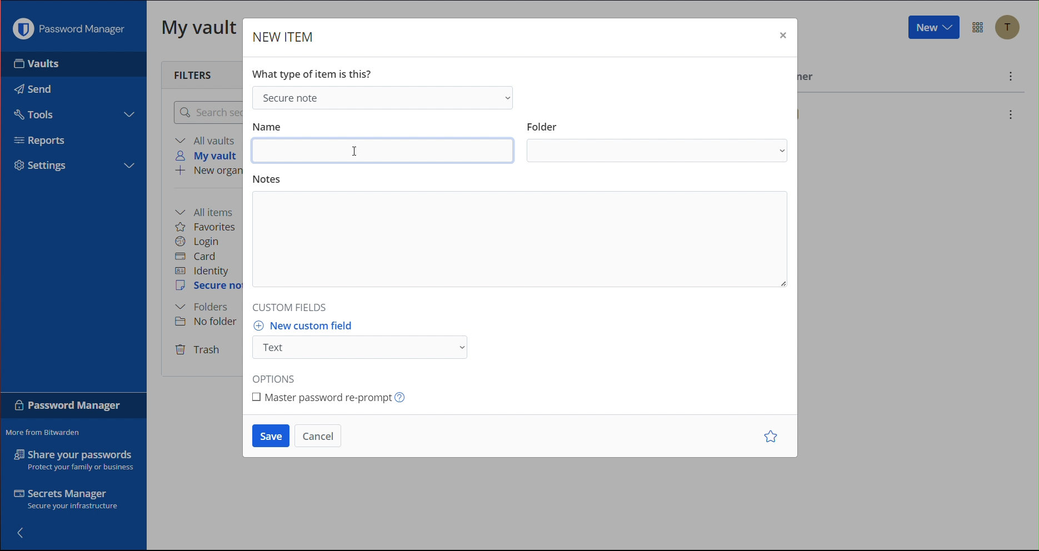 The image size is (1039, 551). What do you see at coordinates (278, 376) in the screenshot?
I see `Options` at bounding box center [278, 376].